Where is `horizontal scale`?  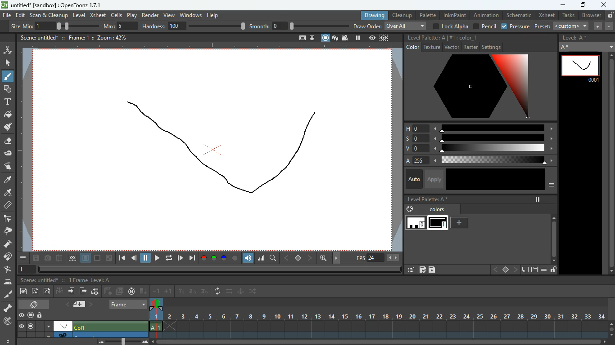
horizontal scale is located at coordinates (208, 47).